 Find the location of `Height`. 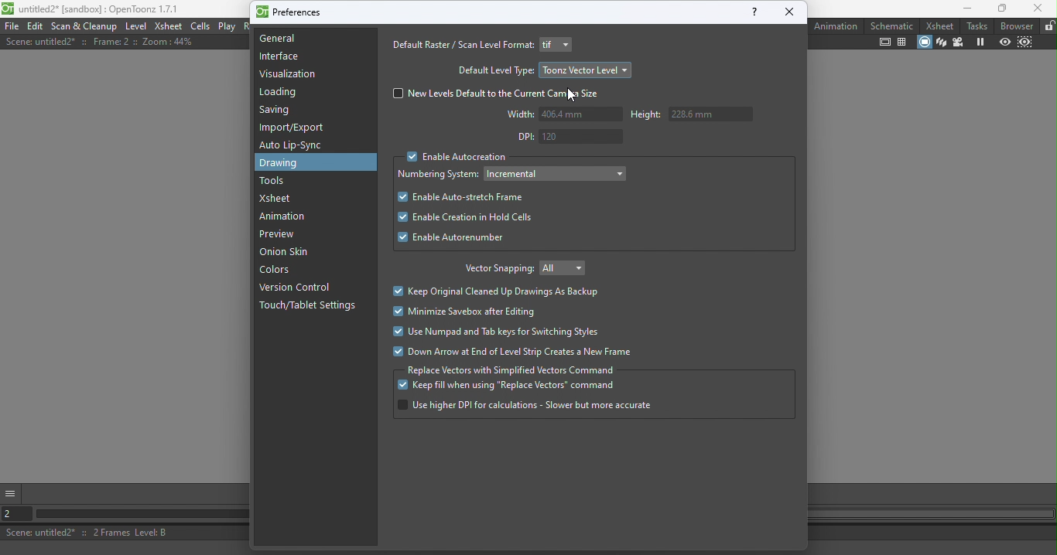

Height is located at coordinates (689, 114).